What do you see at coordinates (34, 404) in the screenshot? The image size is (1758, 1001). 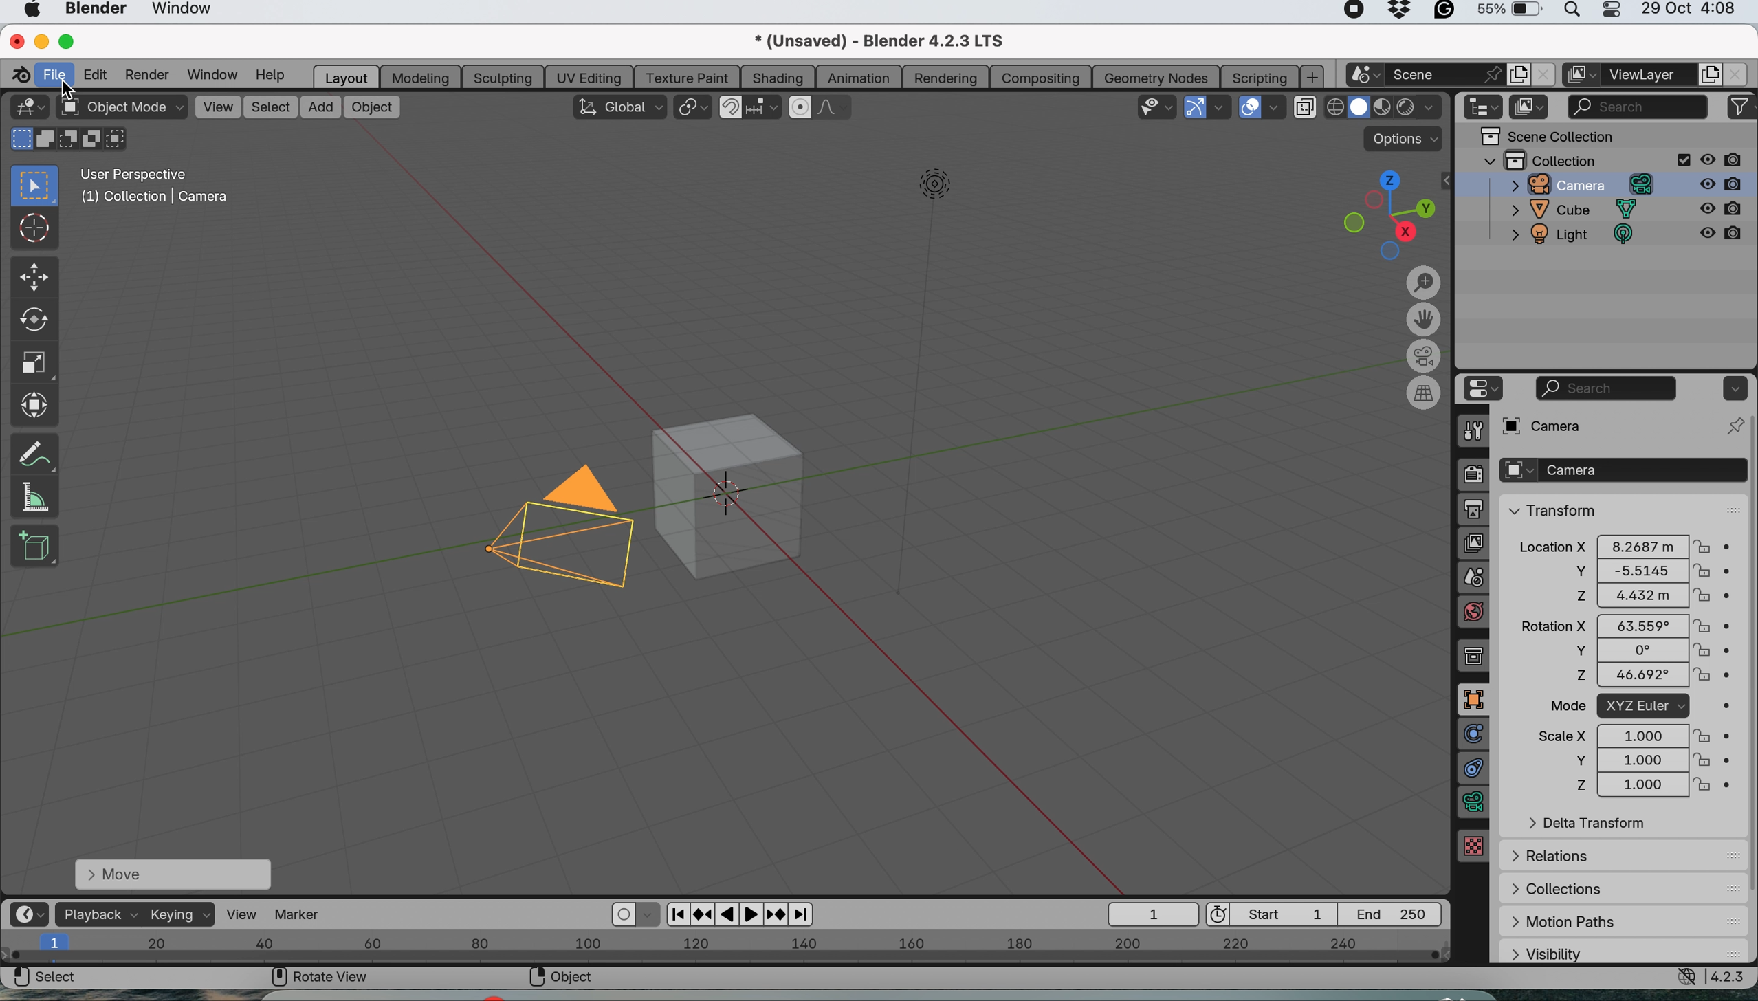 I see `transform` at bounding box center [34, 404].